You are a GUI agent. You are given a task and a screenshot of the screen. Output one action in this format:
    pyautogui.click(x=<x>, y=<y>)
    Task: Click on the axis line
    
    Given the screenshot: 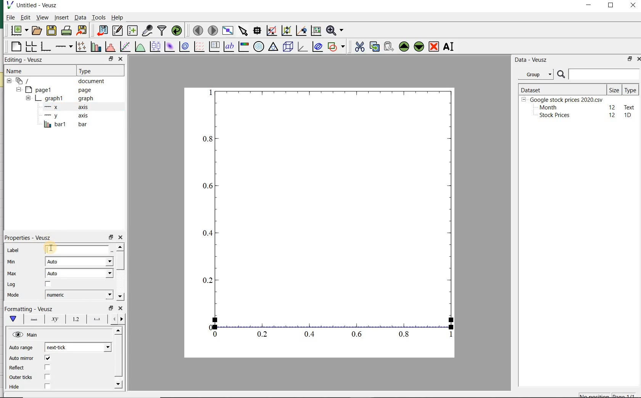 What is the action you would take?
    pyautogui.click(x=32, y=319)
    